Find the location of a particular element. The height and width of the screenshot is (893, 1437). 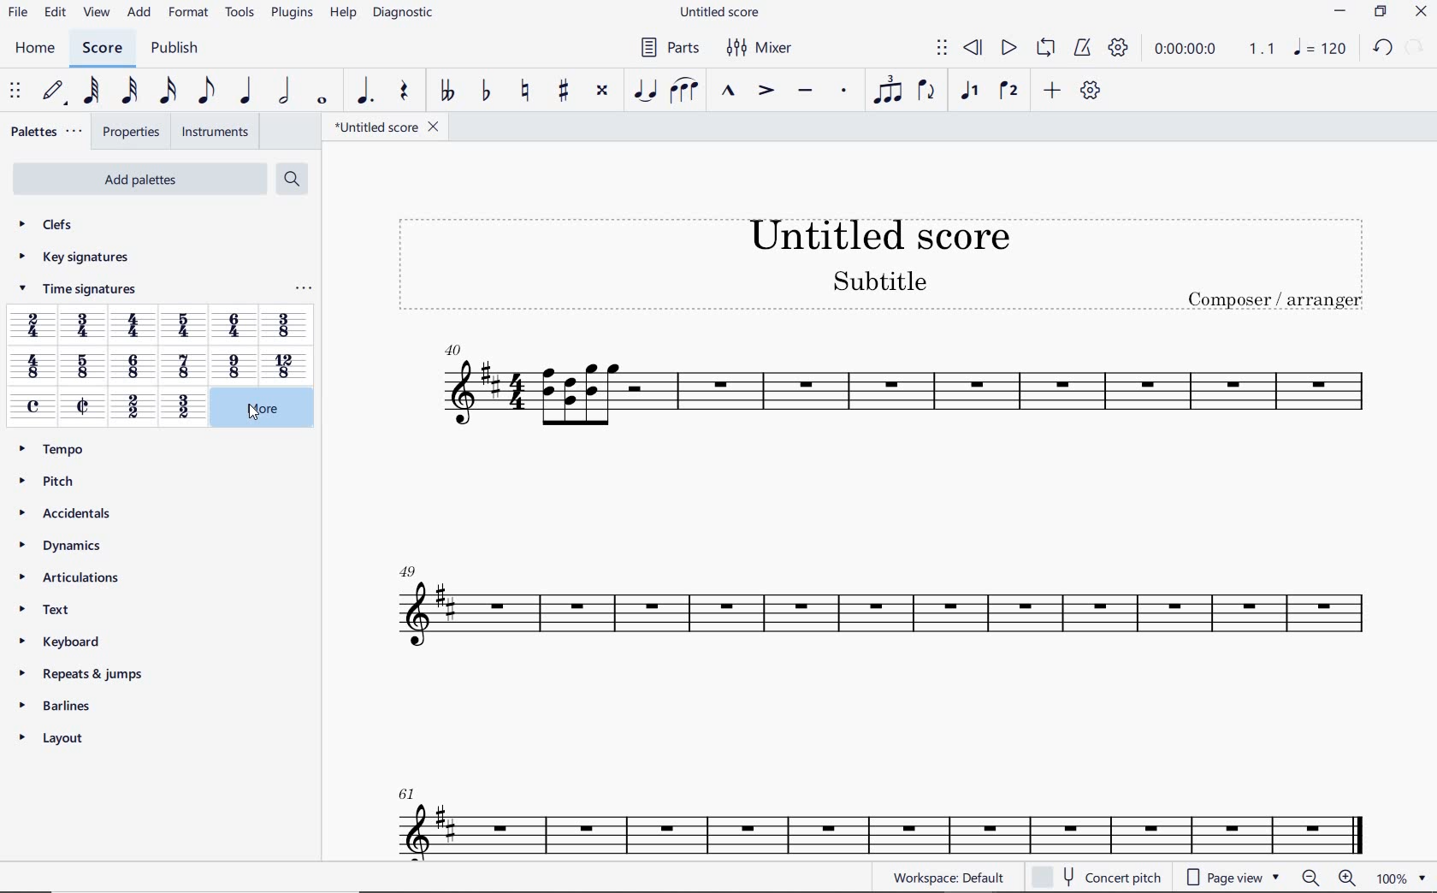

DEFAULT (STEP TIME) is located at coordinates (54, 92).